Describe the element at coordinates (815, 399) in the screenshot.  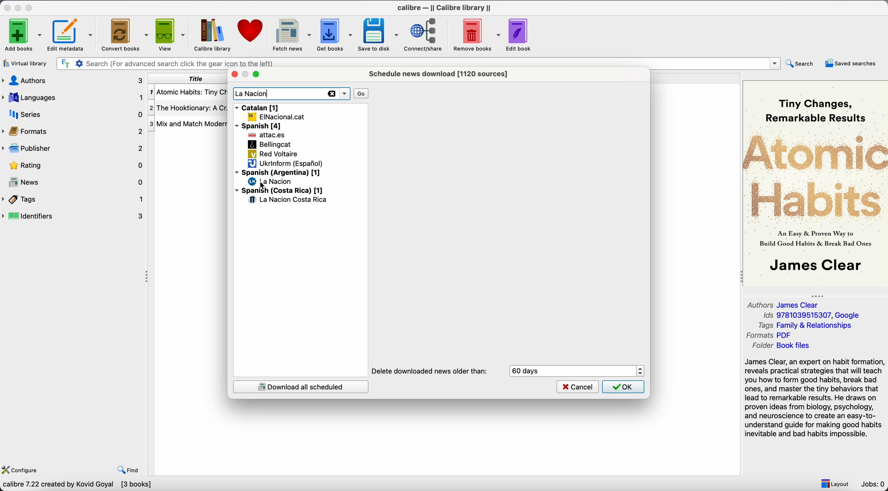
I see `synopsis` at that location.